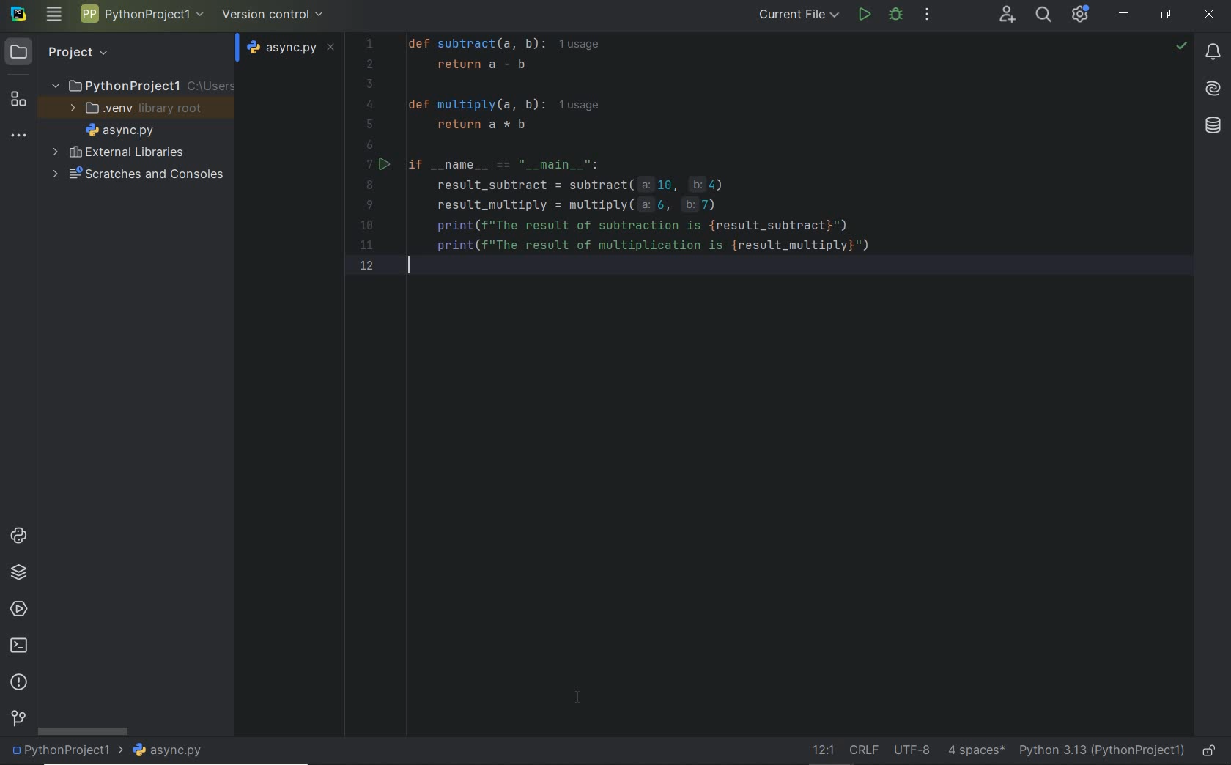 Image resolution: width=1231 pixels, height=765 pixels. Describe the element at coordinates (120, 130) in the screenshot. I see `project files` at that location.